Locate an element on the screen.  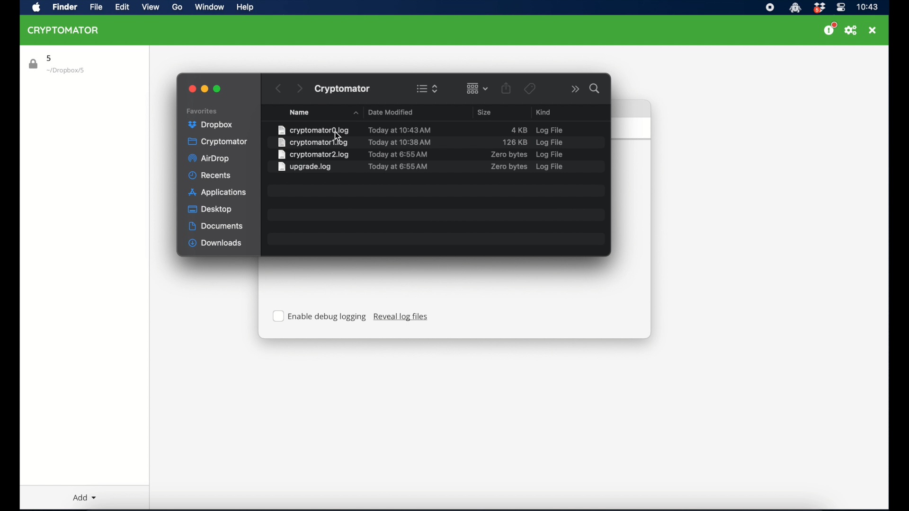
cryptomator is located at coordinates (62, 30).